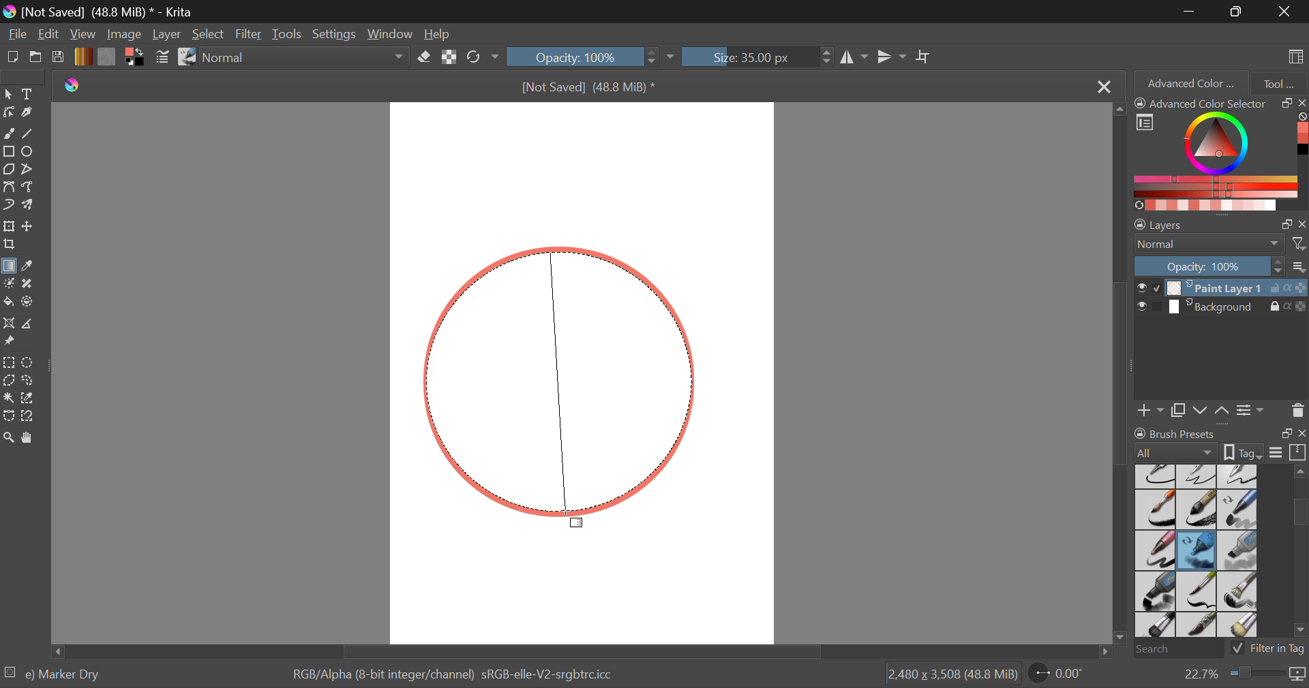 The image size is (1309, 688). What do you see at coordinates (9, 379) in the screenshot?
I see `Polygonal Selection Tool` at bounding box center [9, 379].